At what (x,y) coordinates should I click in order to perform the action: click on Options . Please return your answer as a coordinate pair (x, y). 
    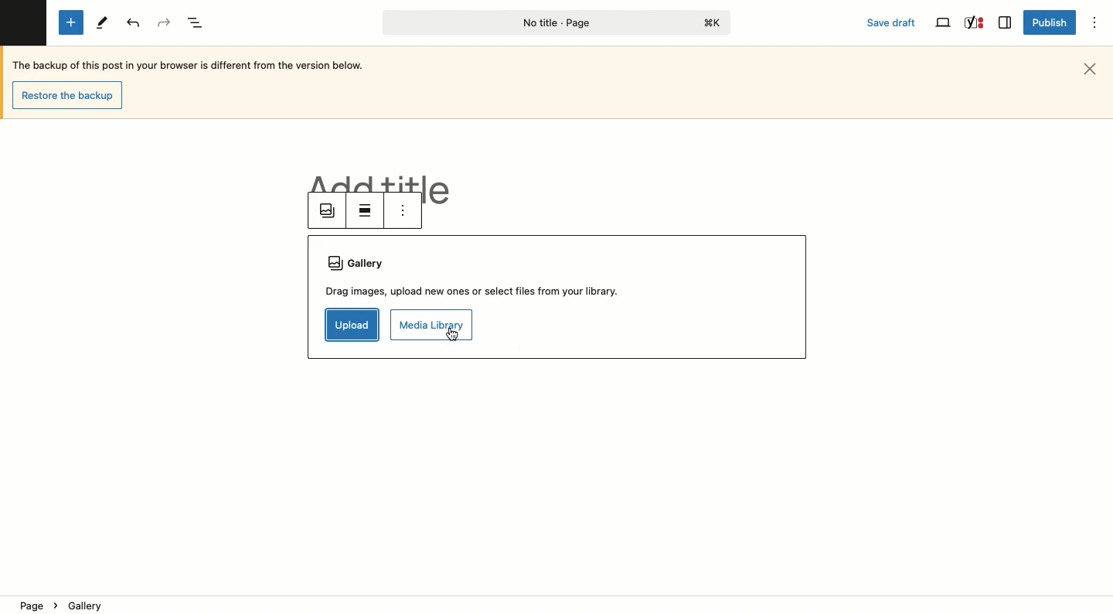
    Looking at the image, I should click on (1095, 24).